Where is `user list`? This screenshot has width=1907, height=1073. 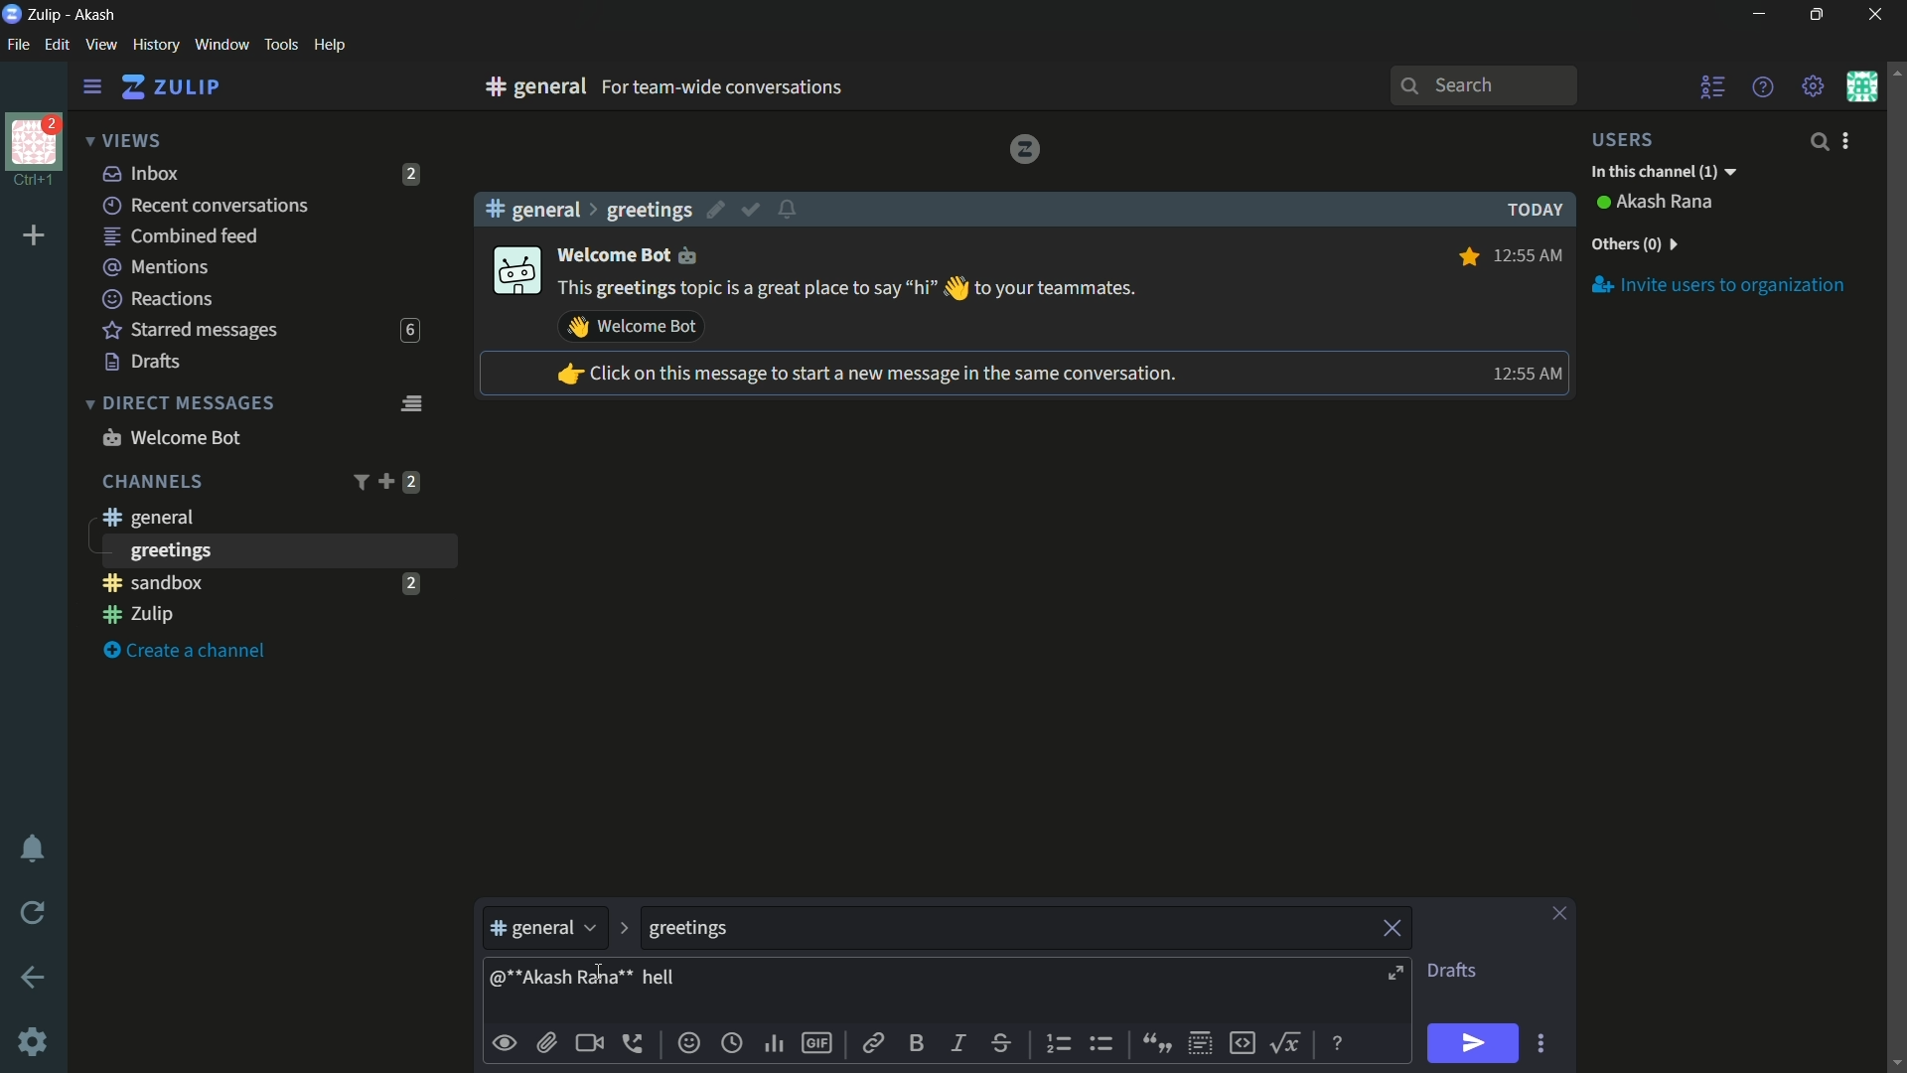
user list is located at coordinates (1714, 86).